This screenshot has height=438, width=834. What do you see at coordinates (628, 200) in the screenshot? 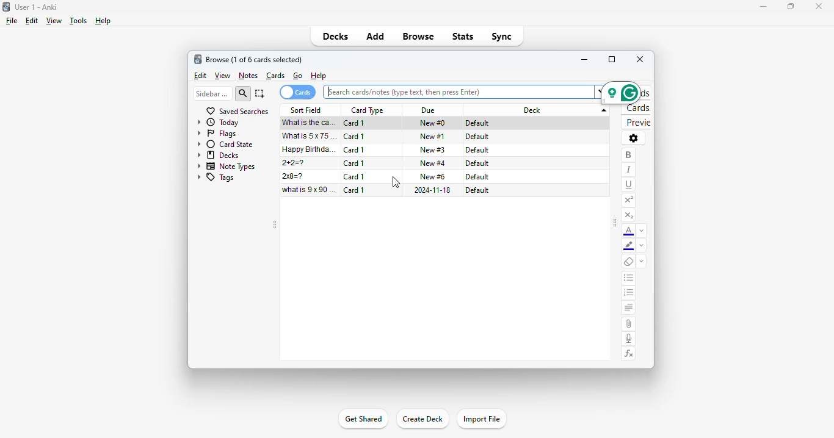
I see `superscript` at bounding box center [628, 200].